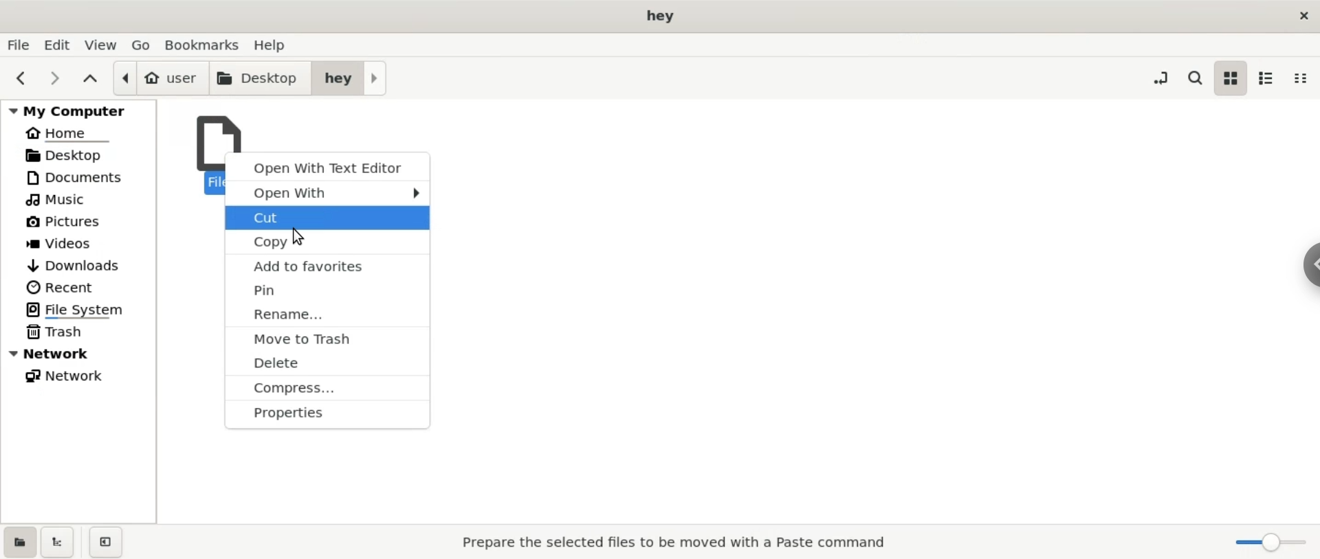 The image size is (1320, 559). Describe the element at coordinates (85, 221) in the screenshot. I see `pictures` at that location.